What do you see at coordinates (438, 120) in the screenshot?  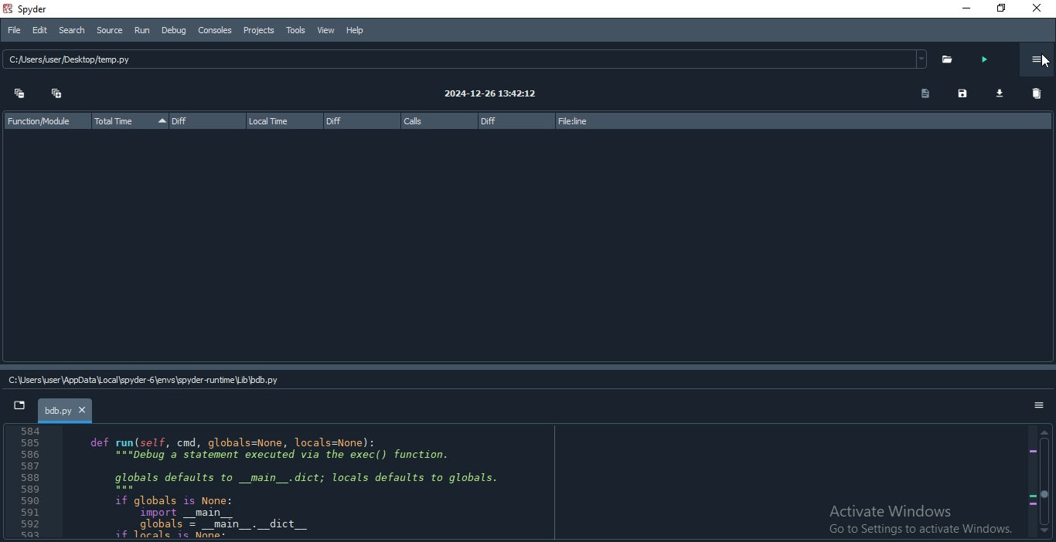 I see `calls` at bounding box center [438, 120].